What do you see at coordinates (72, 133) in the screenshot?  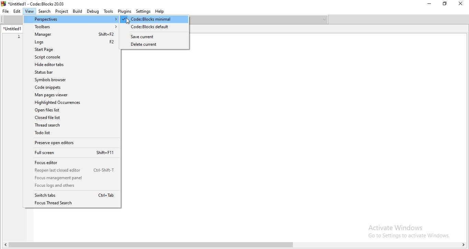 I see `Todo list` at bounding box center [72, 133].